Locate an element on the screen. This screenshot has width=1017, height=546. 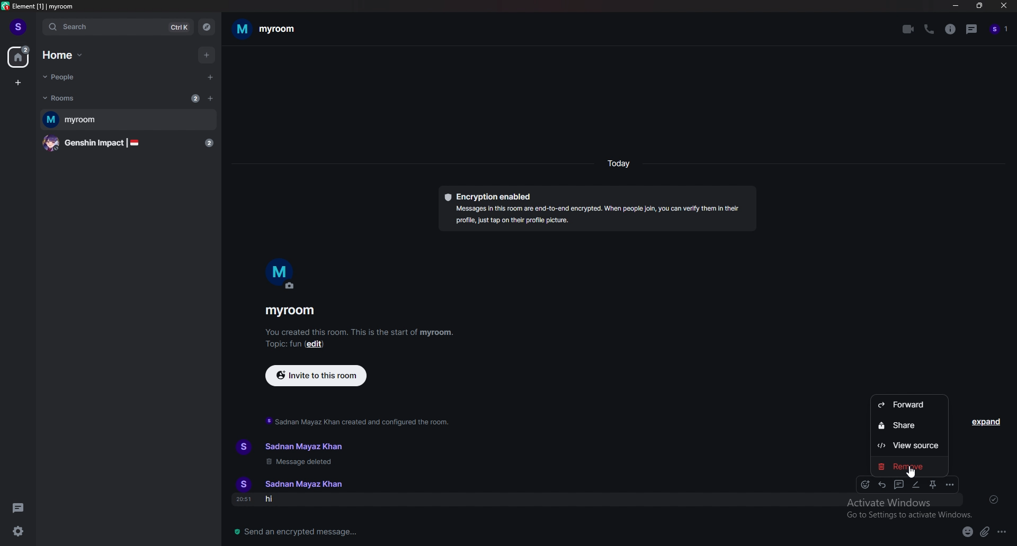
view source is located at coordinates (910, 447).